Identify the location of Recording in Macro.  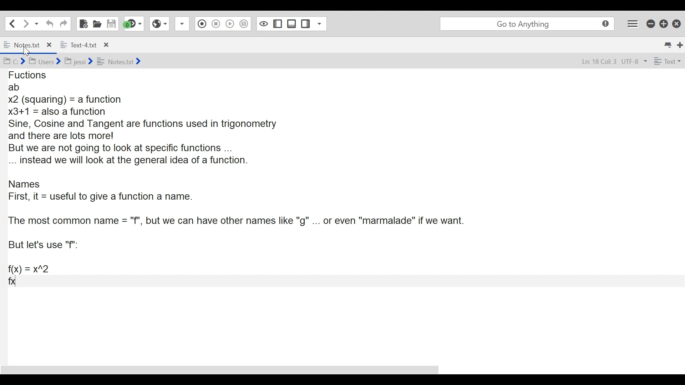
(202, 24).